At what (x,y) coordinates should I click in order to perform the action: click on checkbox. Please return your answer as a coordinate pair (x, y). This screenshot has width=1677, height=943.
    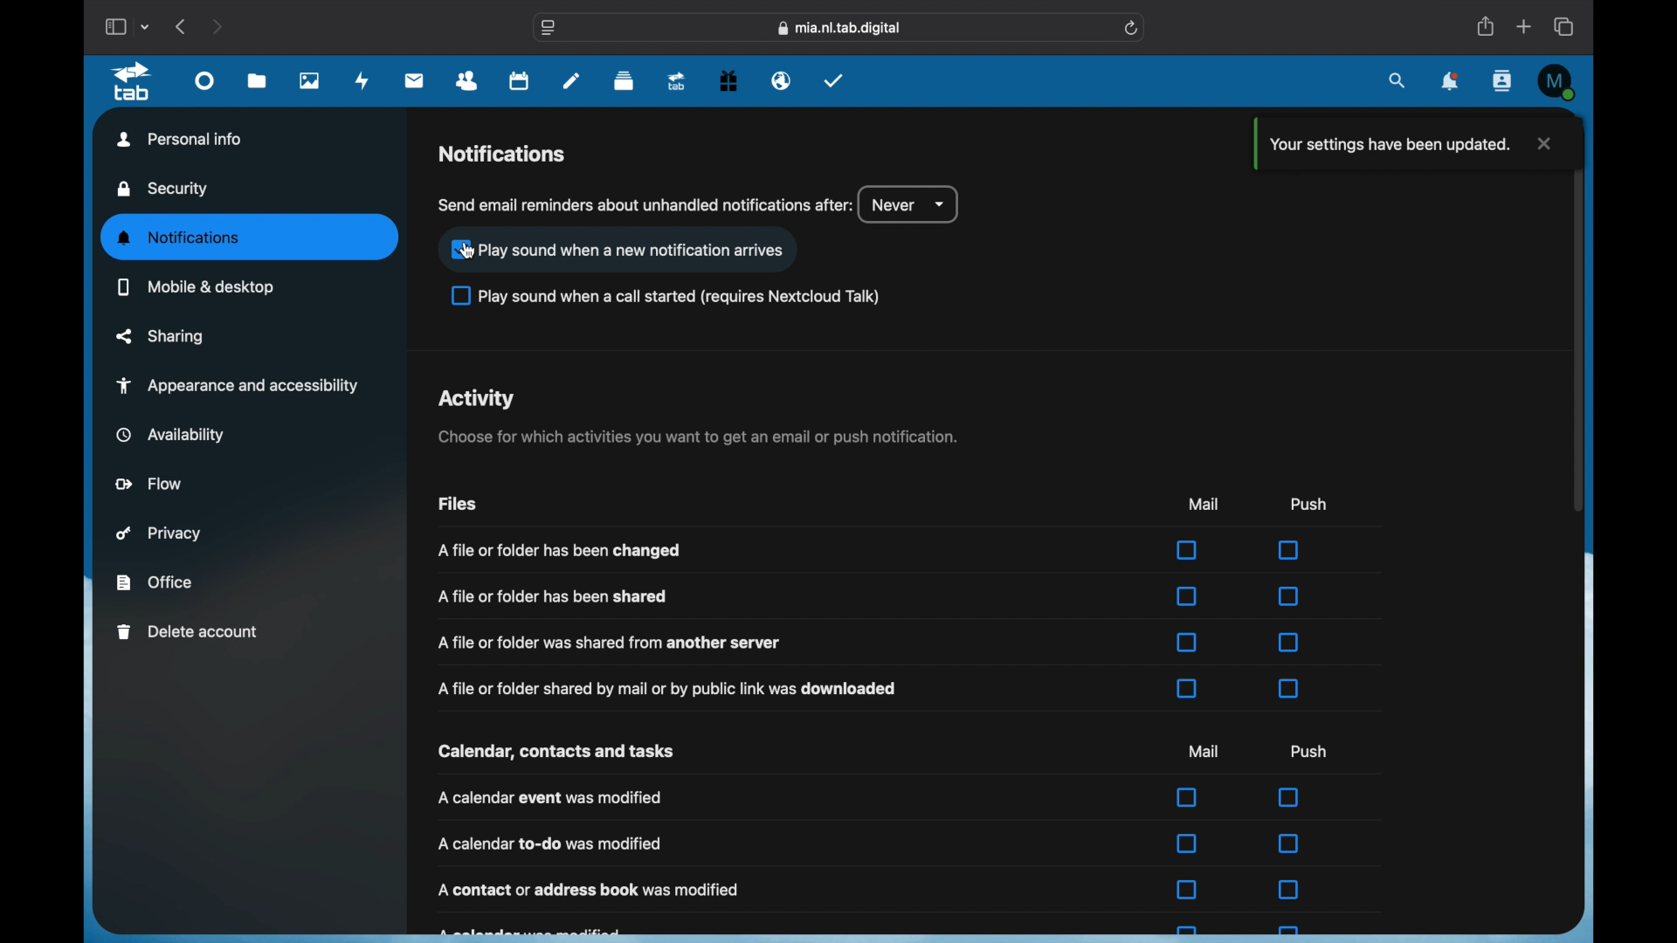
    Looking at the image, I should click on (1188, 688).